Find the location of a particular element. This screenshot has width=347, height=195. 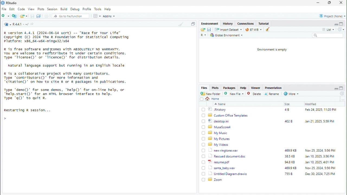

Build is located at coordinates (64, 9).